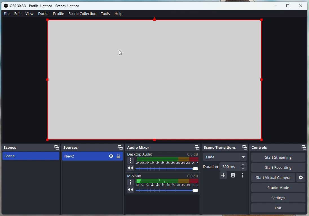  I want to click on Scenes, so click(31, 147).